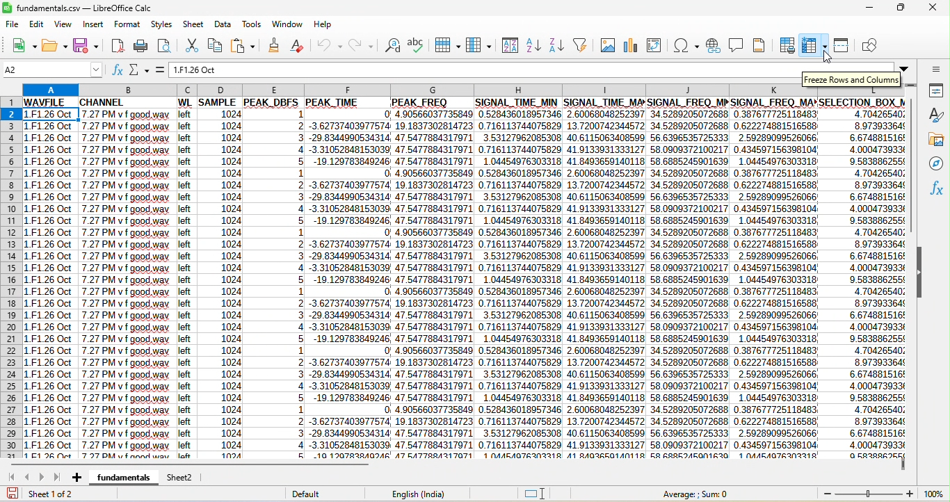  I want to click on average, sum =0, so click(702, 493).